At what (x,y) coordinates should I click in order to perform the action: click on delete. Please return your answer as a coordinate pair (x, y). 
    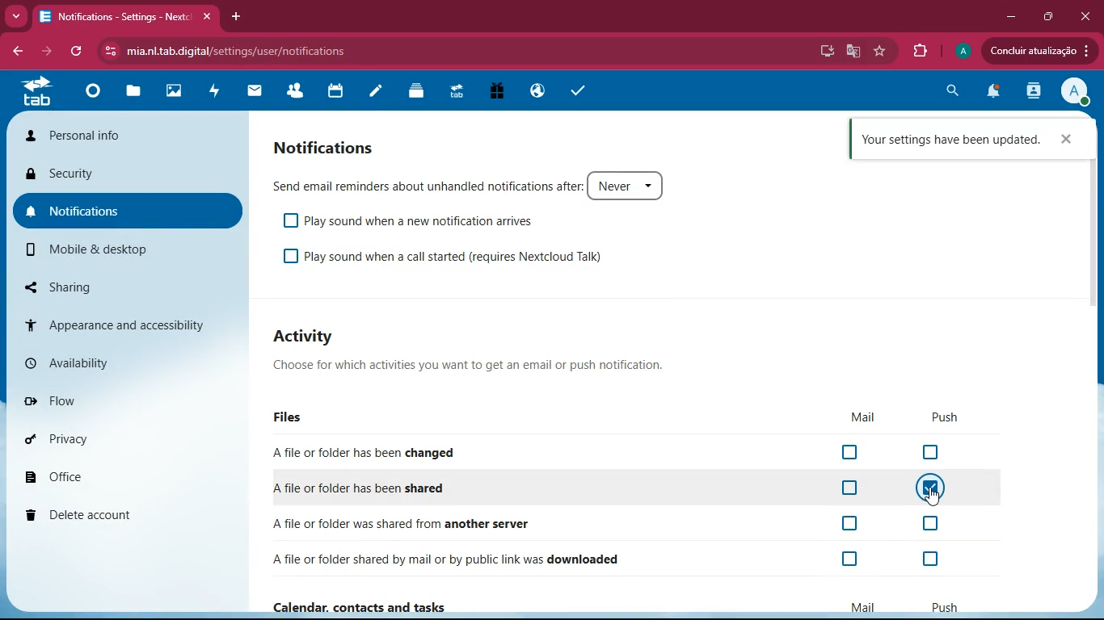
    Looking at the image, I should click on (116, 511).